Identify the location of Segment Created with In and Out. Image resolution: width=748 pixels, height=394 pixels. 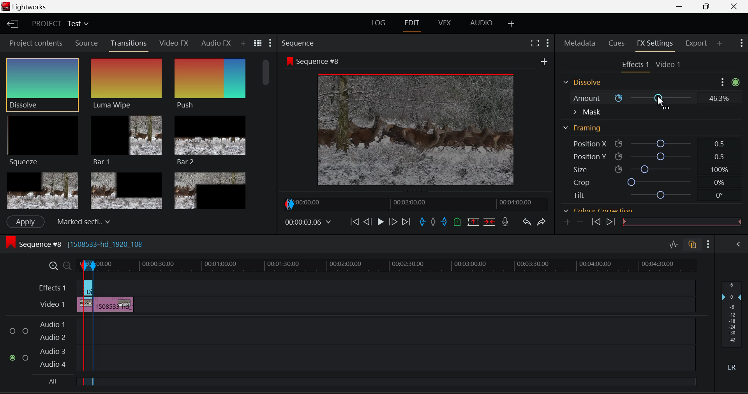
(86, 348).